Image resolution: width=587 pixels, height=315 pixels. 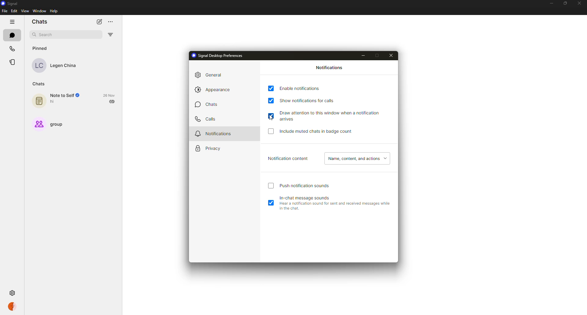 I want to click on Hear a notification sound for sent and received messages while inthe chat, so click(x=334, y=207).